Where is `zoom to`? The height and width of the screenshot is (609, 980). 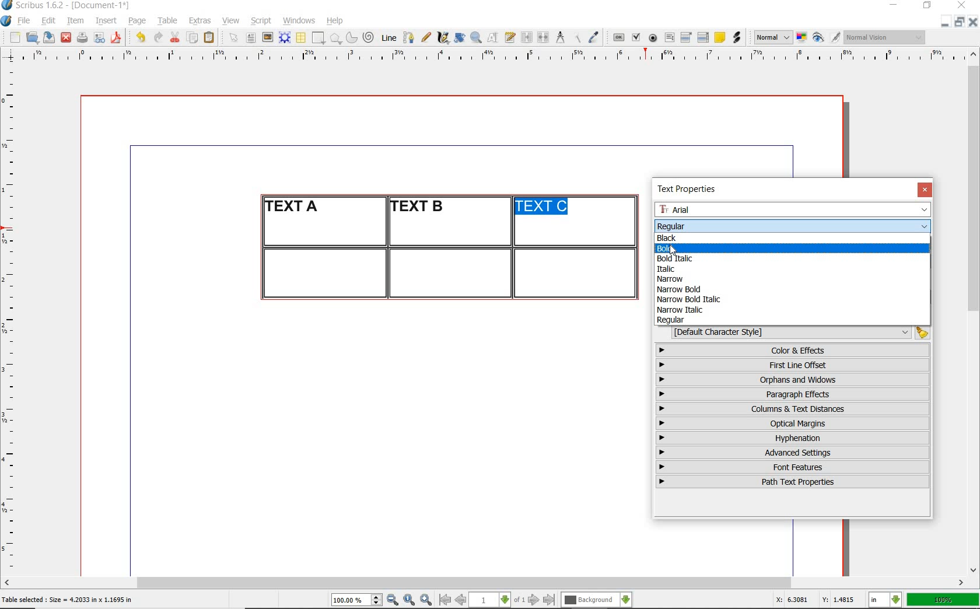 zoom to is located at coordinates (409, 600).